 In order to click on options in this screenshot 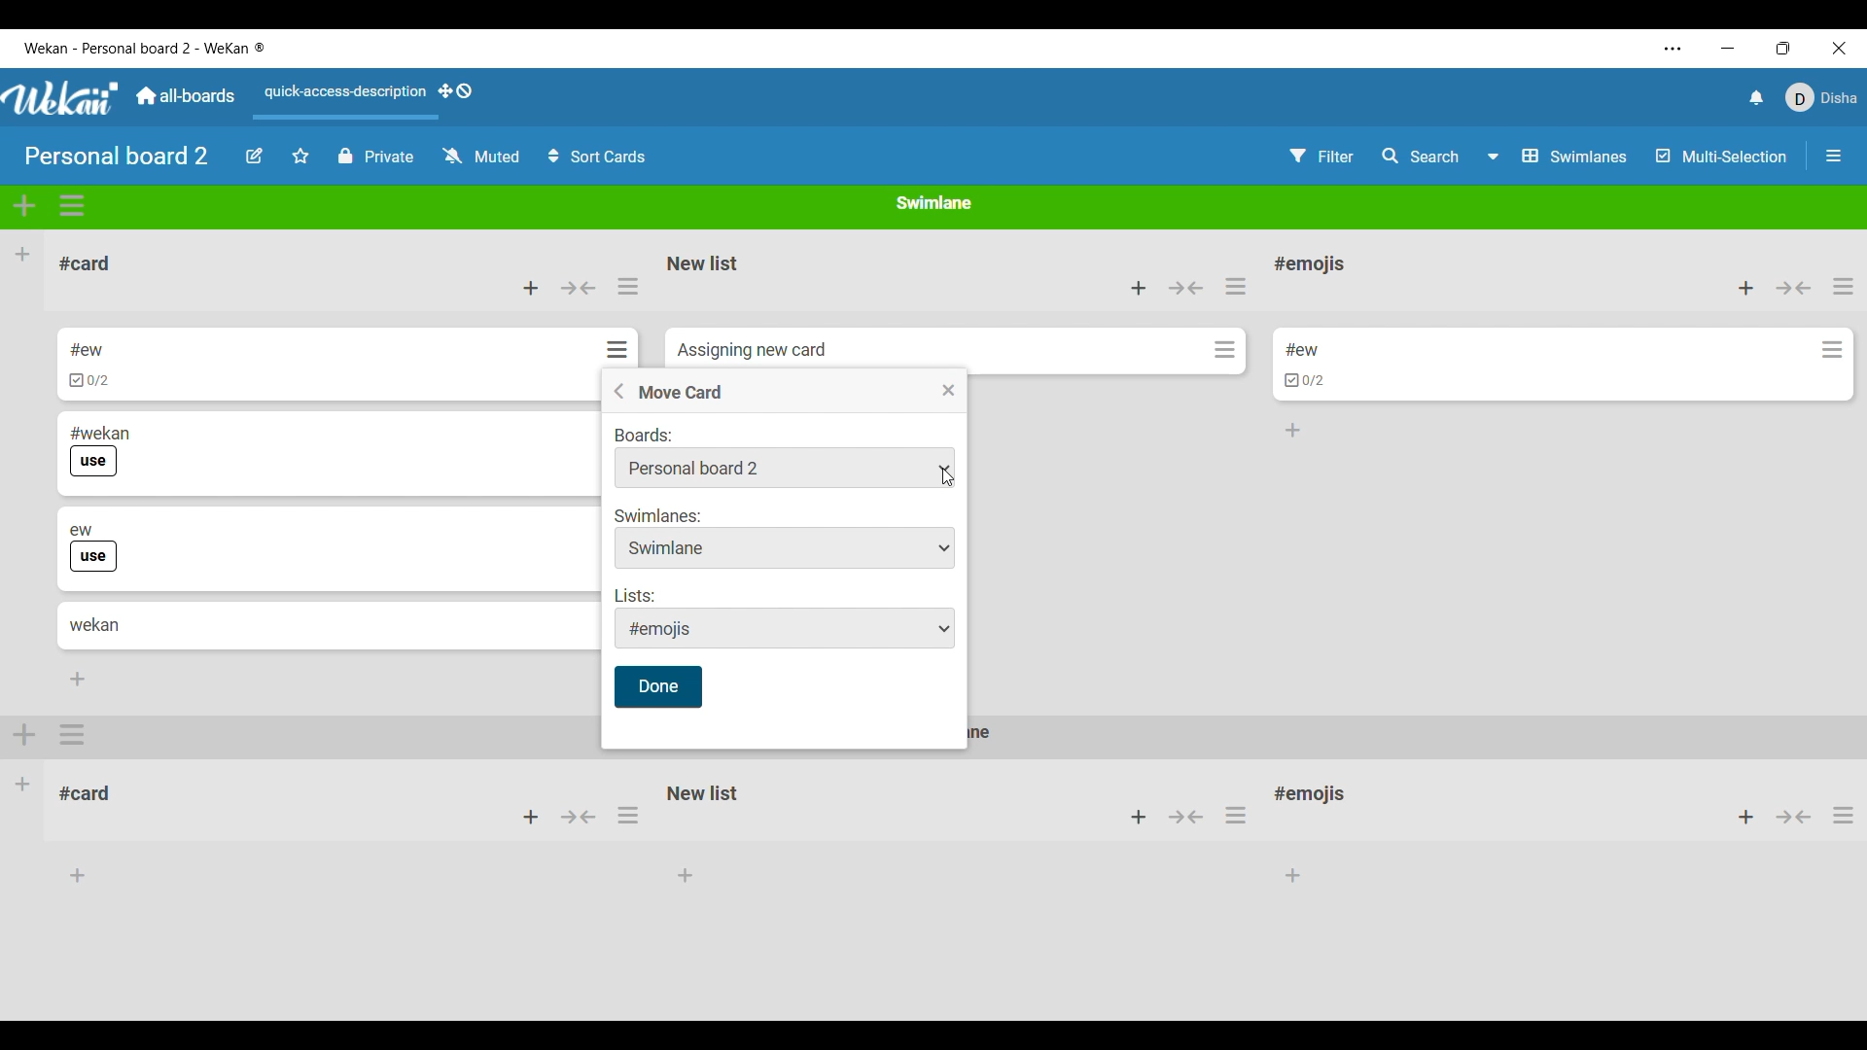, I will do `click(629, 821)`.